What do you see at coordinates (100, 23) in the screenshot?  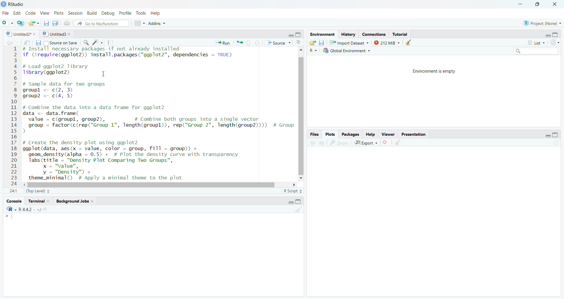 I see `go to file` at bounding box center [100, 23].